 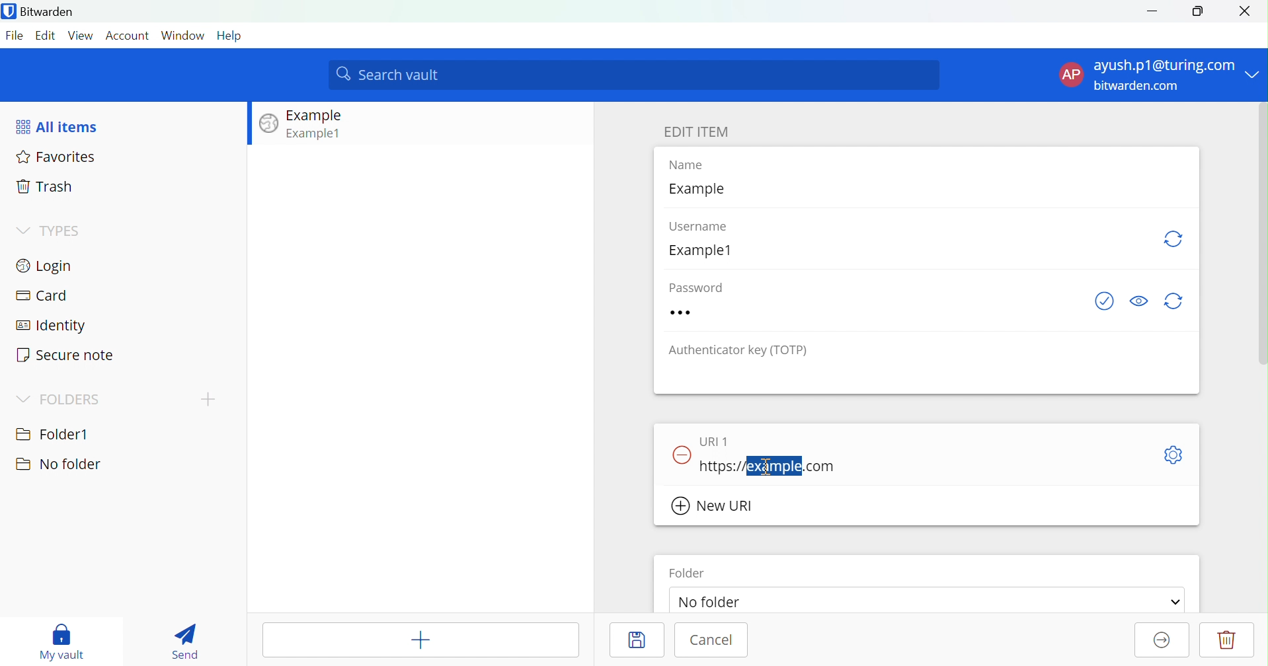 What do you see at coordinates (688, 573) in the screenshot?
I see `Folder` at bounding box center [688, 573].